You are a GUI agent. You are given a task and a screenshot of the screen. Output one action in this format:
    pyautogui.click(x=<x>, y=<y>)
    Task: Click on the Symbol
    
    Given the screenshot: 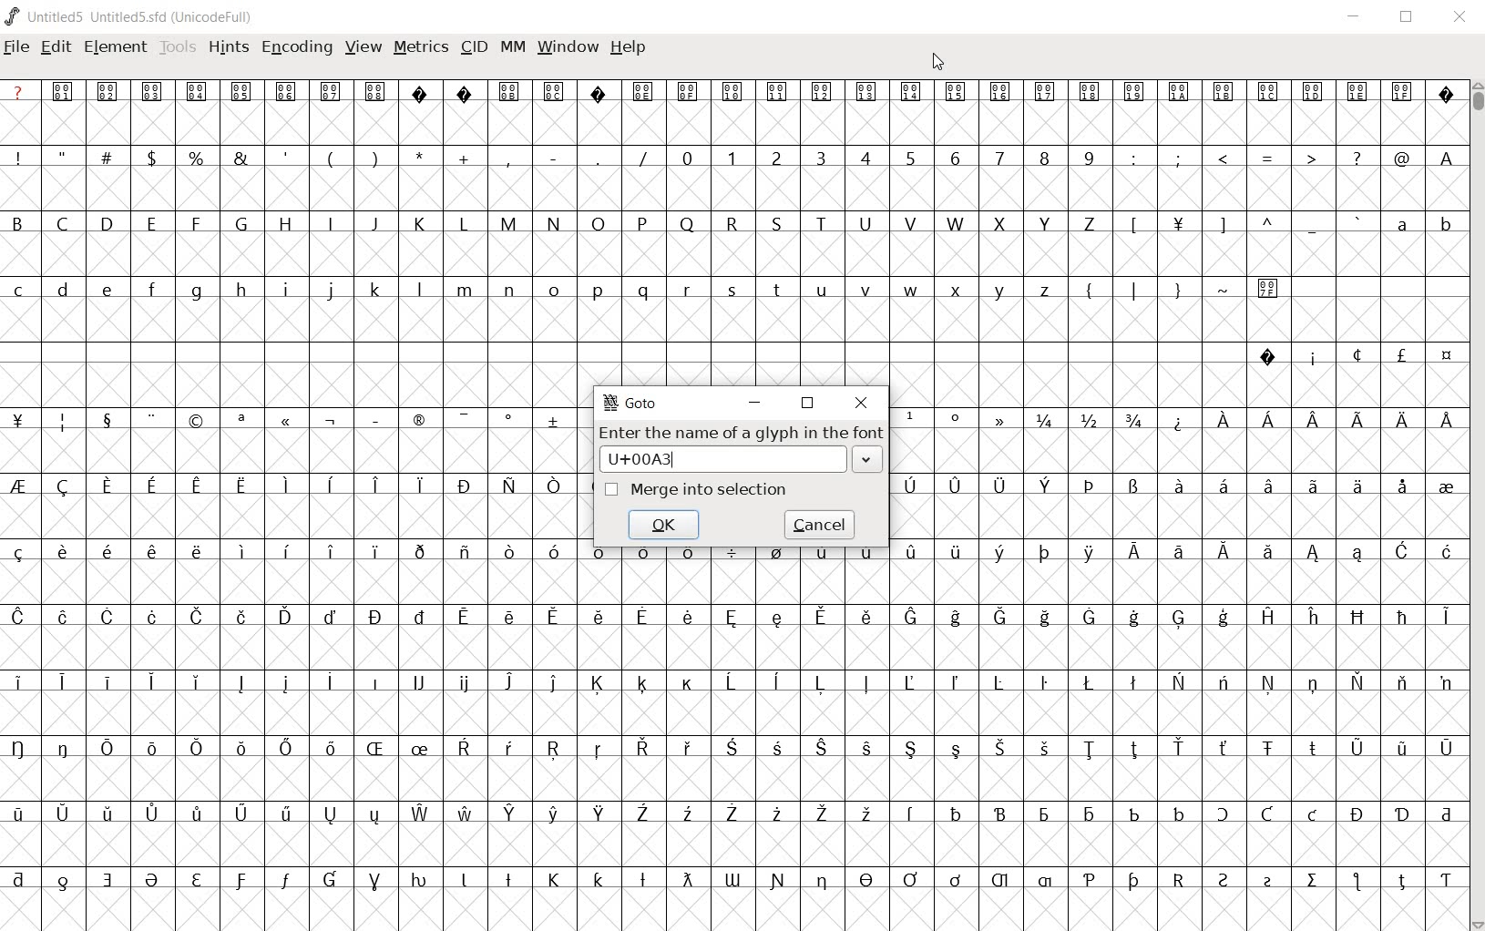 What is the action you would take?
    pyautogui.click(x=1402, y=683)
    